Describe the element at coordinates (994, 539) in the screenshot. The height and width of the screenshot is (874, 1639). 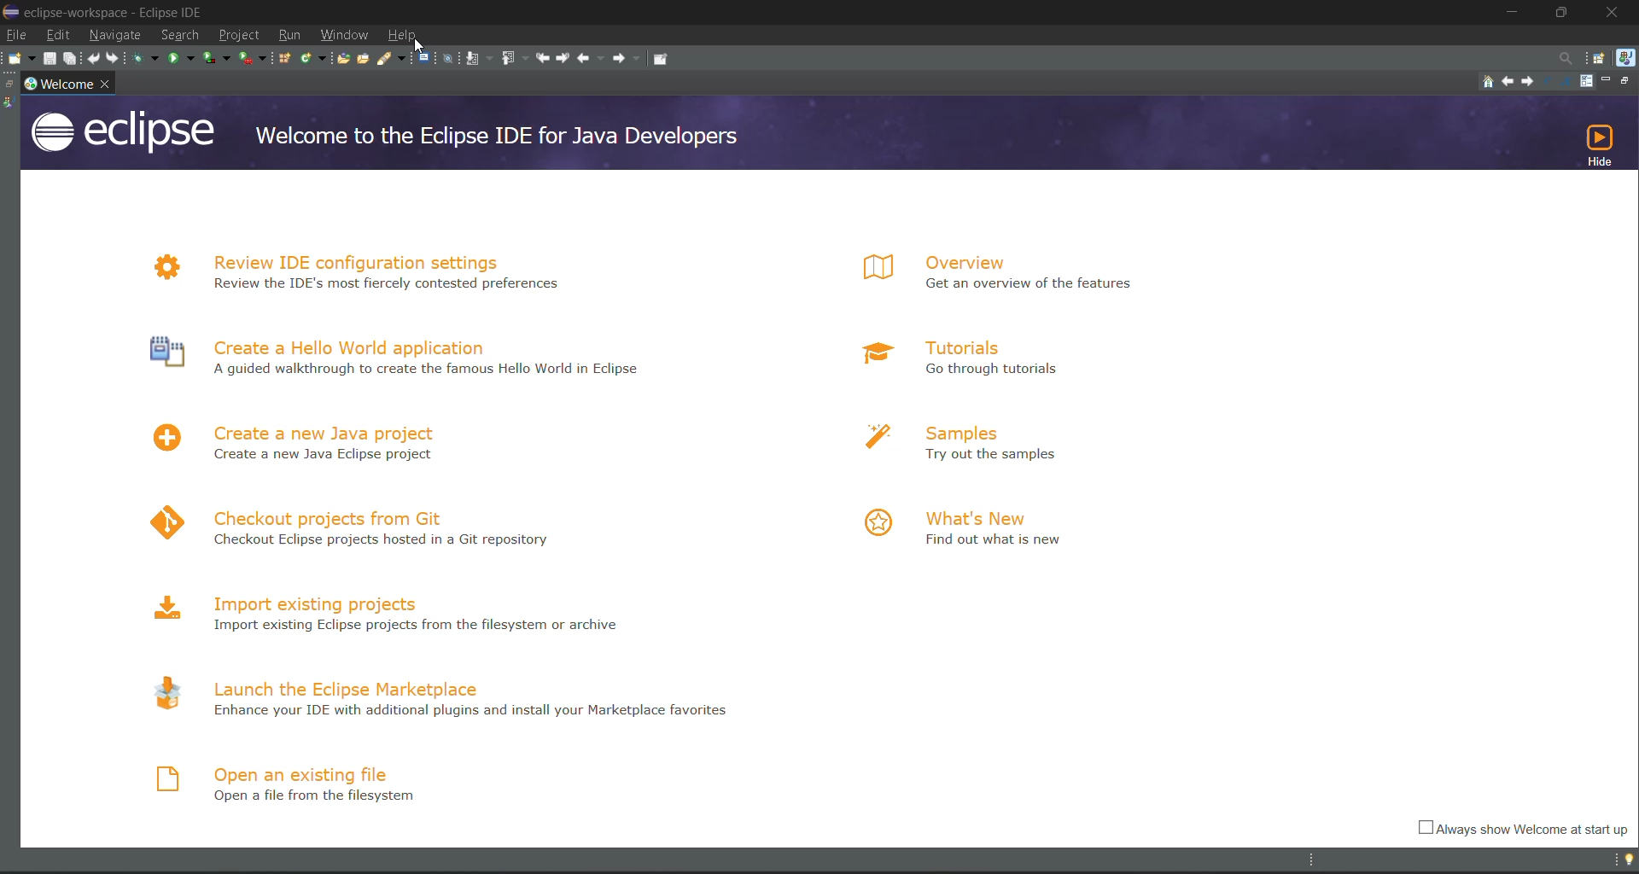
I see `Find out what is new` at that location.